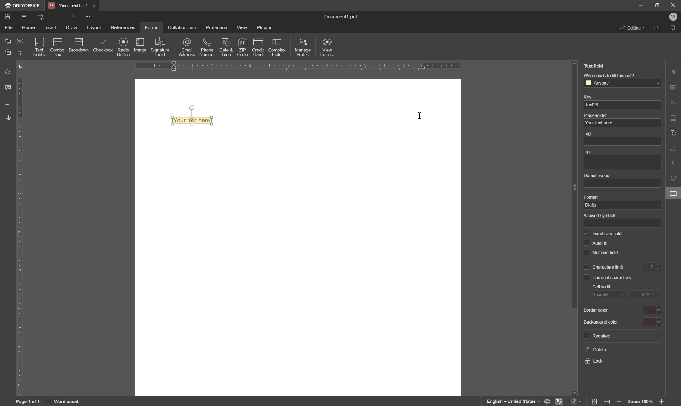  Describe the element at coordinates (641, 402) in the screenshot. I see `zoom 100%` at that location.